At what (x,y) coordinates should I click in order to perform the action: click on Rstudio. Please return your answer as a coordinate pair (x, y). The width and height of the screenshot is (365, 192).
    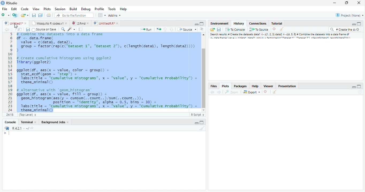
    Looking at the image, I should click on (9, 3).